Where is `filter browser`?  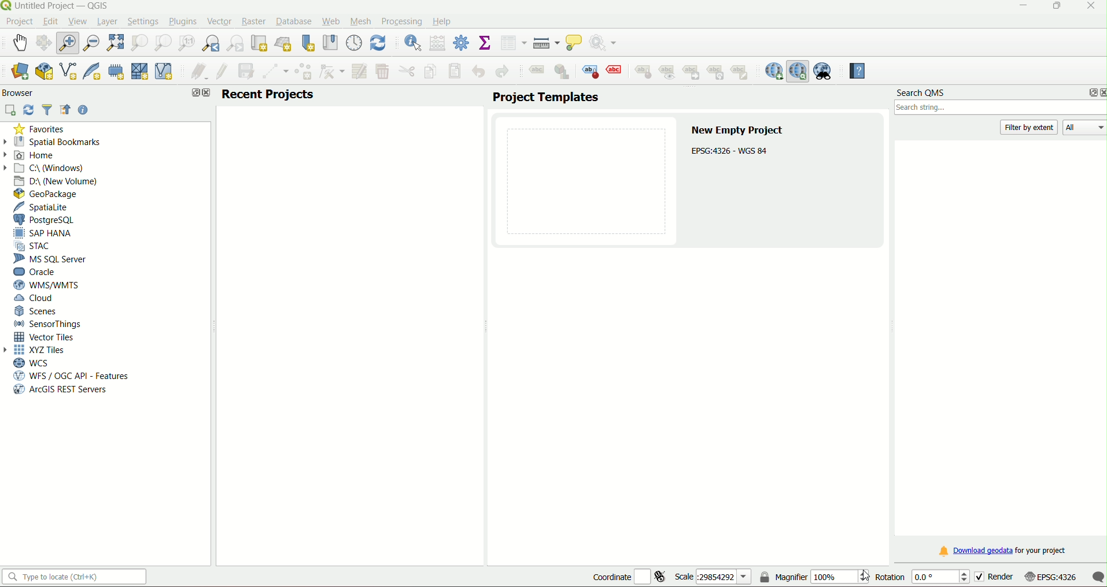 filter browser is located at coordinates (49, 111).